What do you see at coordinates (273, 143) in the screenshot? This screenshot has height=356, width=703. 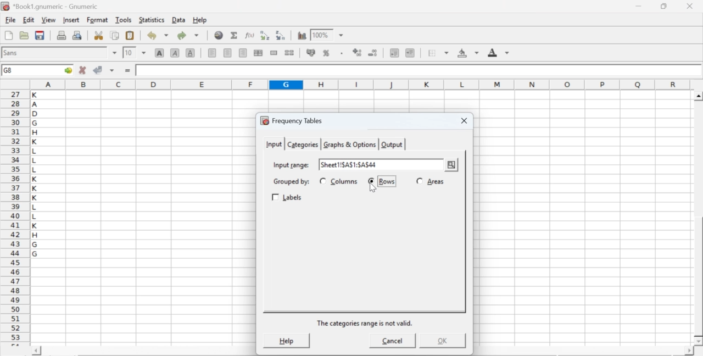 I see `input` at bounding box center [273, 143].